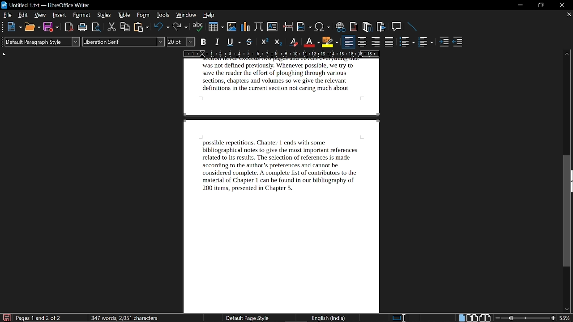 This screenshot has height=322, width=573. What do you see at coordinates (568, 52) in the screenshot?
I see `move up` at bounding box center [568, 52].